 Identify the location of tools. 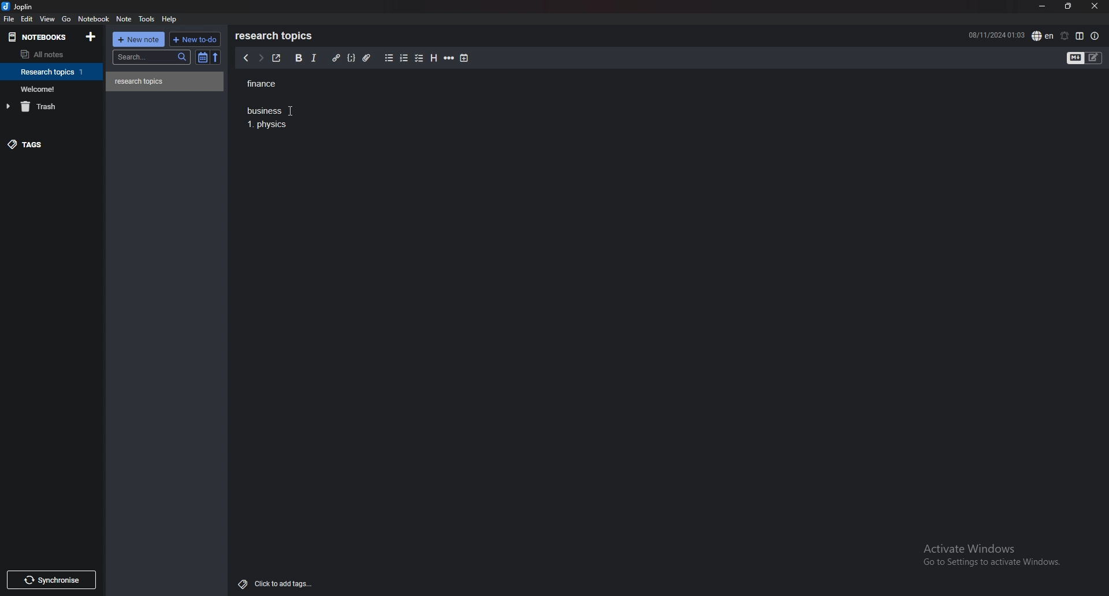
(147, 19).